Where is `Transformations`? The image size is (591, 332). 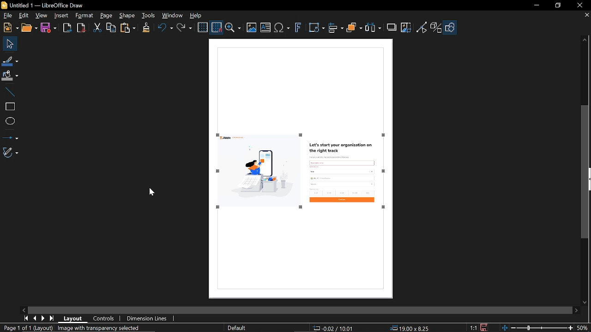
Transformations is located at coordinates (317, 29).